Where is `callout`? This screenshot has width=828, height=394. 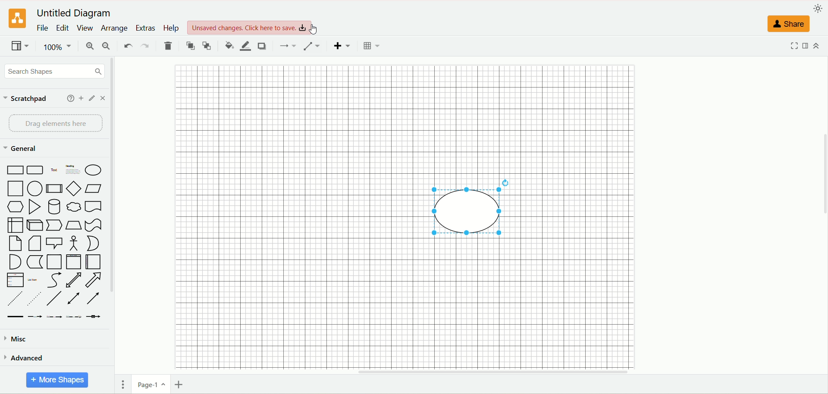
callout is located at coordinates (53, 243).